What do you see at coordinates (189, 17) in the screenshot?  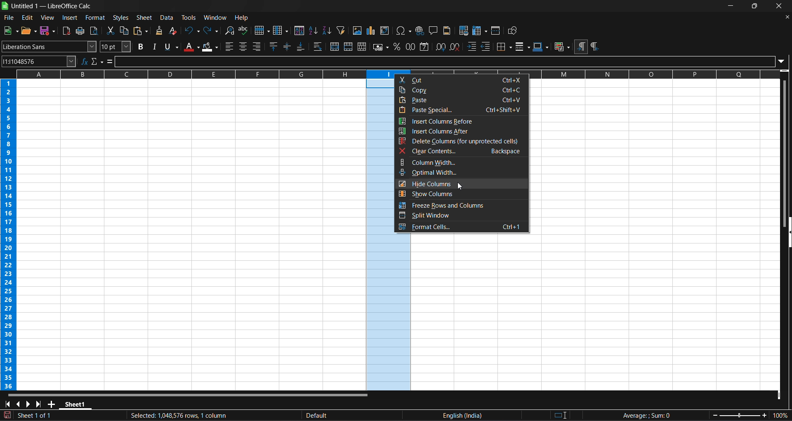 I see `tools` at bounding box center [189, 17].